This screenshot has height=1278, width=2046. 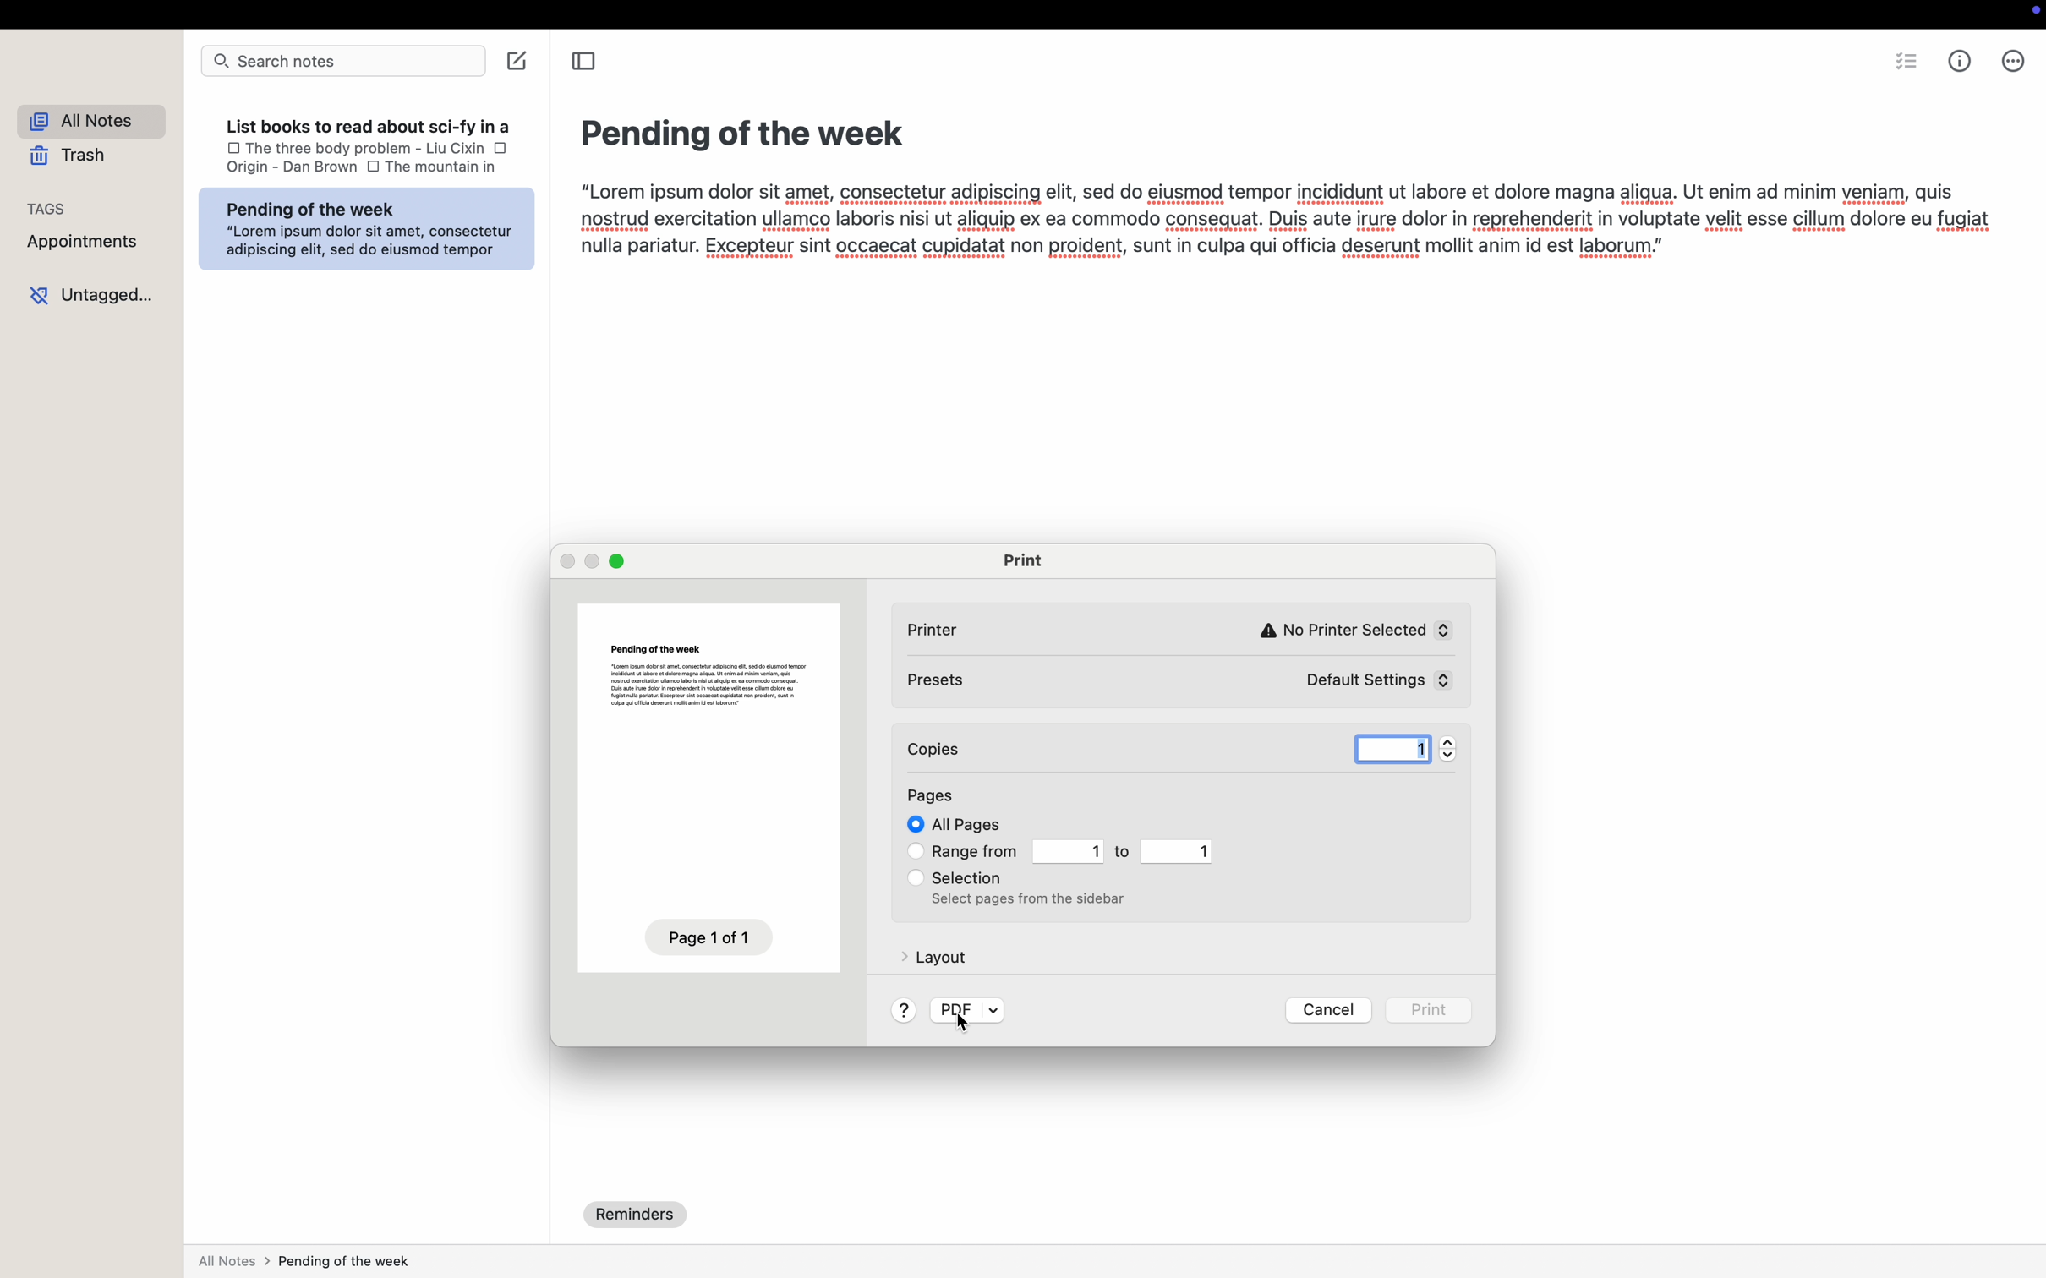 I want to click on Origin - Dan Brown, so click(x=286, y=171).